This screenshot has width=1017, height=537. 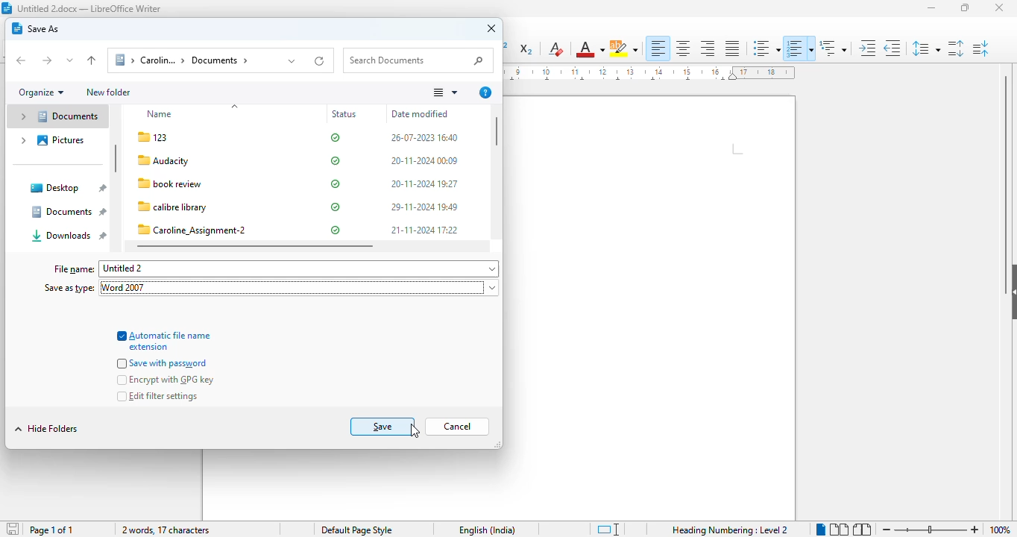 I want to click on hide folders, so click(x=46, y=428).